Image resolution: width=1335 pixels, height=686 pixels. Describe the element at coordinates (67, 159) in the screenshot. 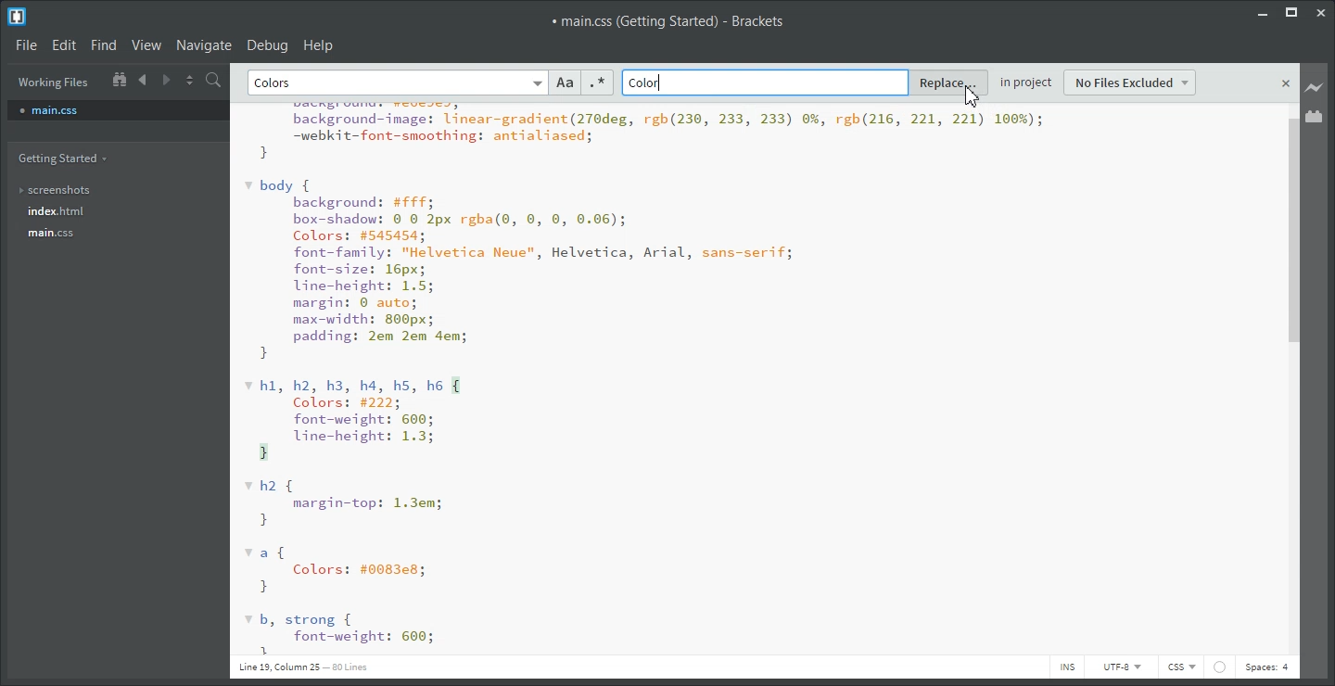

I see `Getting Started` at that location.